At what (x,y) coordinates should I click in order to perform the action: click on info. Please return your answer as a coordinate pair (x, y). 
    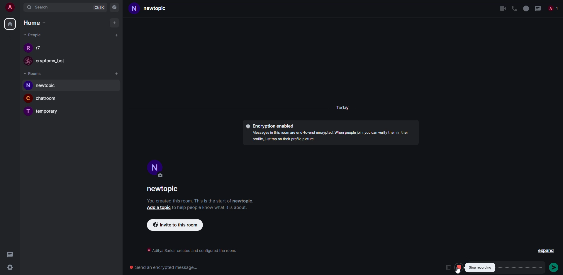
    Looking at the image, I should click on (201, 201).